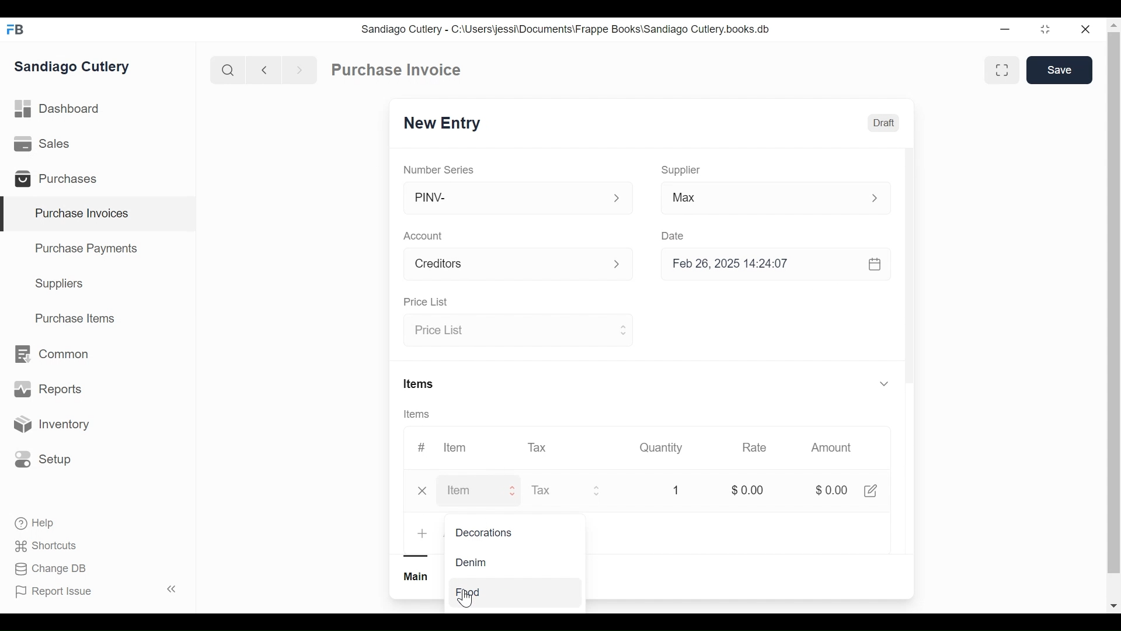  What do you see at coordinates (1057, 70) in the screenshot?
I see `Save` at bounding box center [1057, 70].